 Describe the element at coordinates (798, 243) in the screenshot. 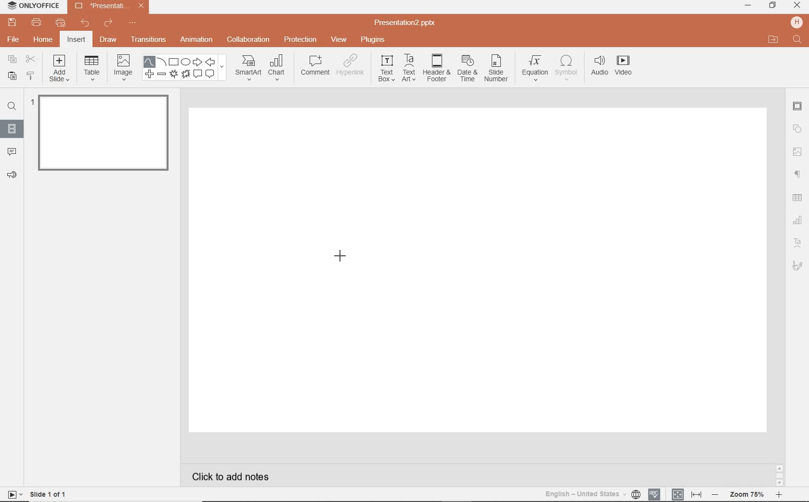

I see `TEXT ART SETTINGS` at that location.